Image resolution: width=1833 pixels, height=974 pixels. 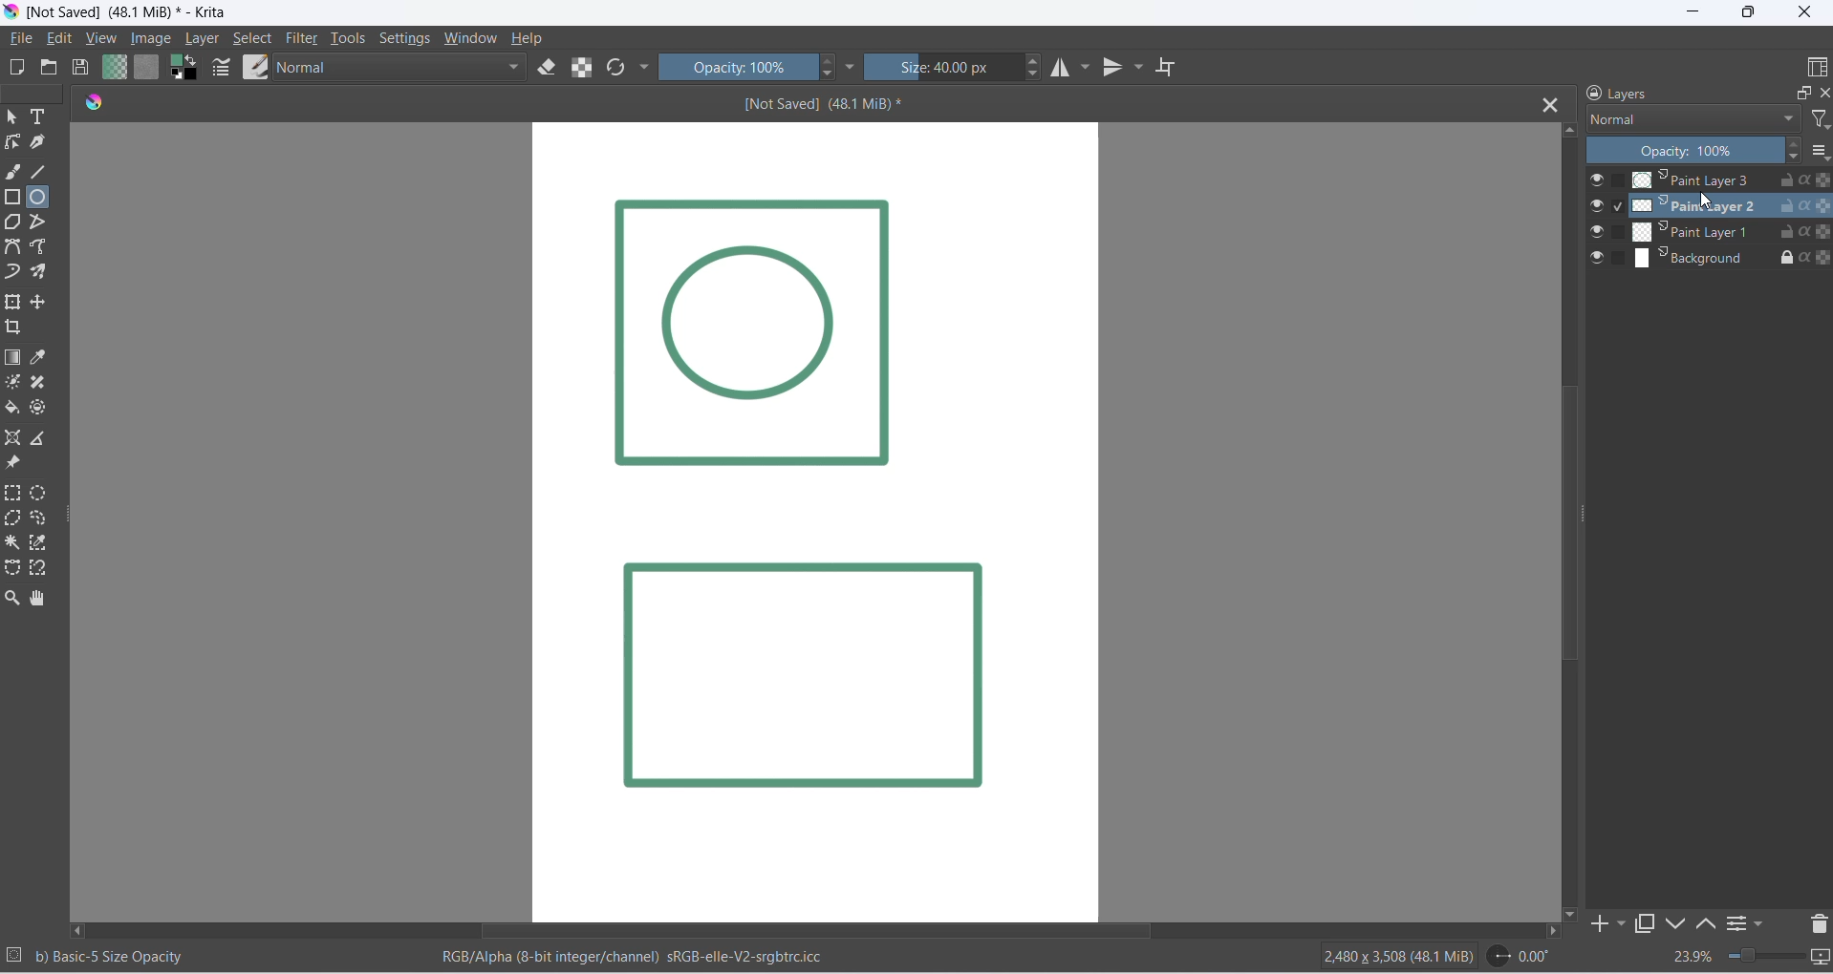 What do you see at coordinates (50, 68) in the screenshot?
I see `open` at bounding box center [50, 68].